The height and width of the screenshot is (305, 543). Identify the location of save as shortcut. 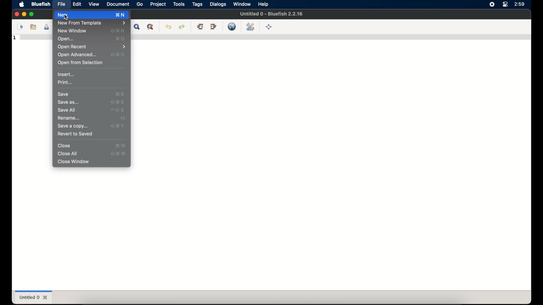
(117, 102).